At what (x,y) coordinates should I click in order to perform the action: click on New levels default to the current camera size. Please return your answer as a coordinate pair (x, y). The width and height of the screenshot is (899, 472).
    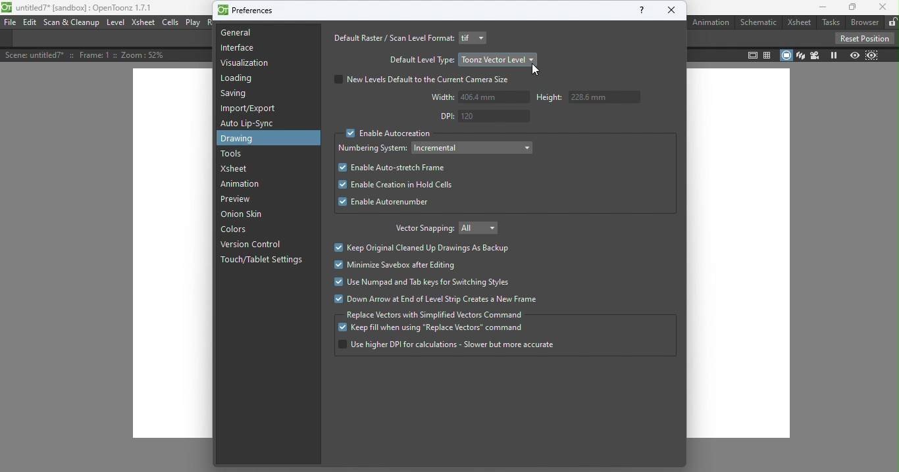
    Looking at the image, I should click on (425, 80).